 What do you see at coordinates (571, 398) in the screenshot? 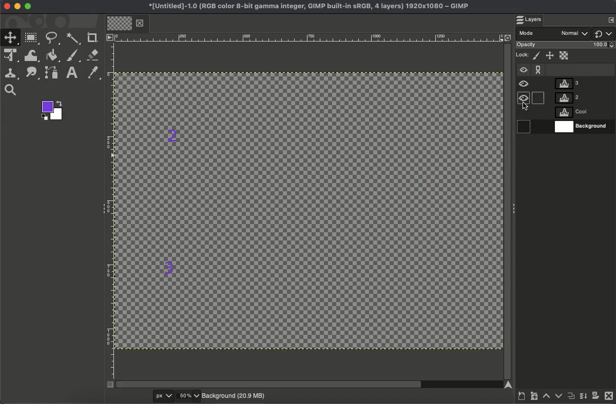
I see `Duplicate` at bounding box center [571, 398].